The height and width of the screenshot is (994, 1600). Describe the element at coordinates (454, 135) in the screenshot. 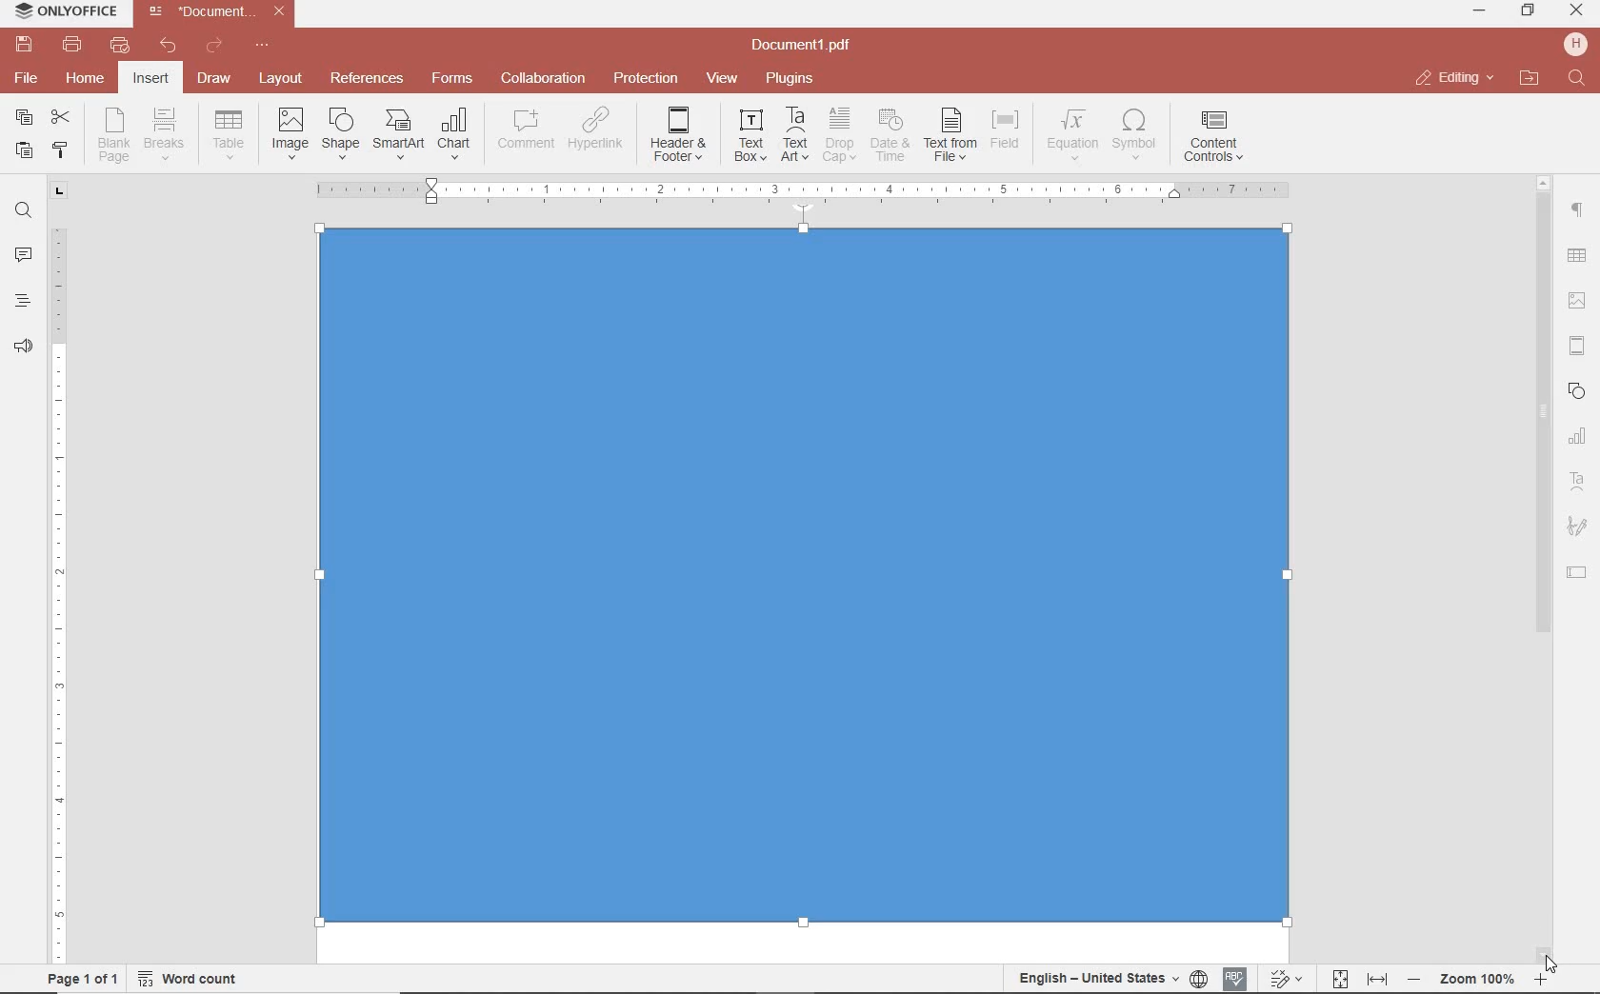

I see `INSERT CHAT` at that location.